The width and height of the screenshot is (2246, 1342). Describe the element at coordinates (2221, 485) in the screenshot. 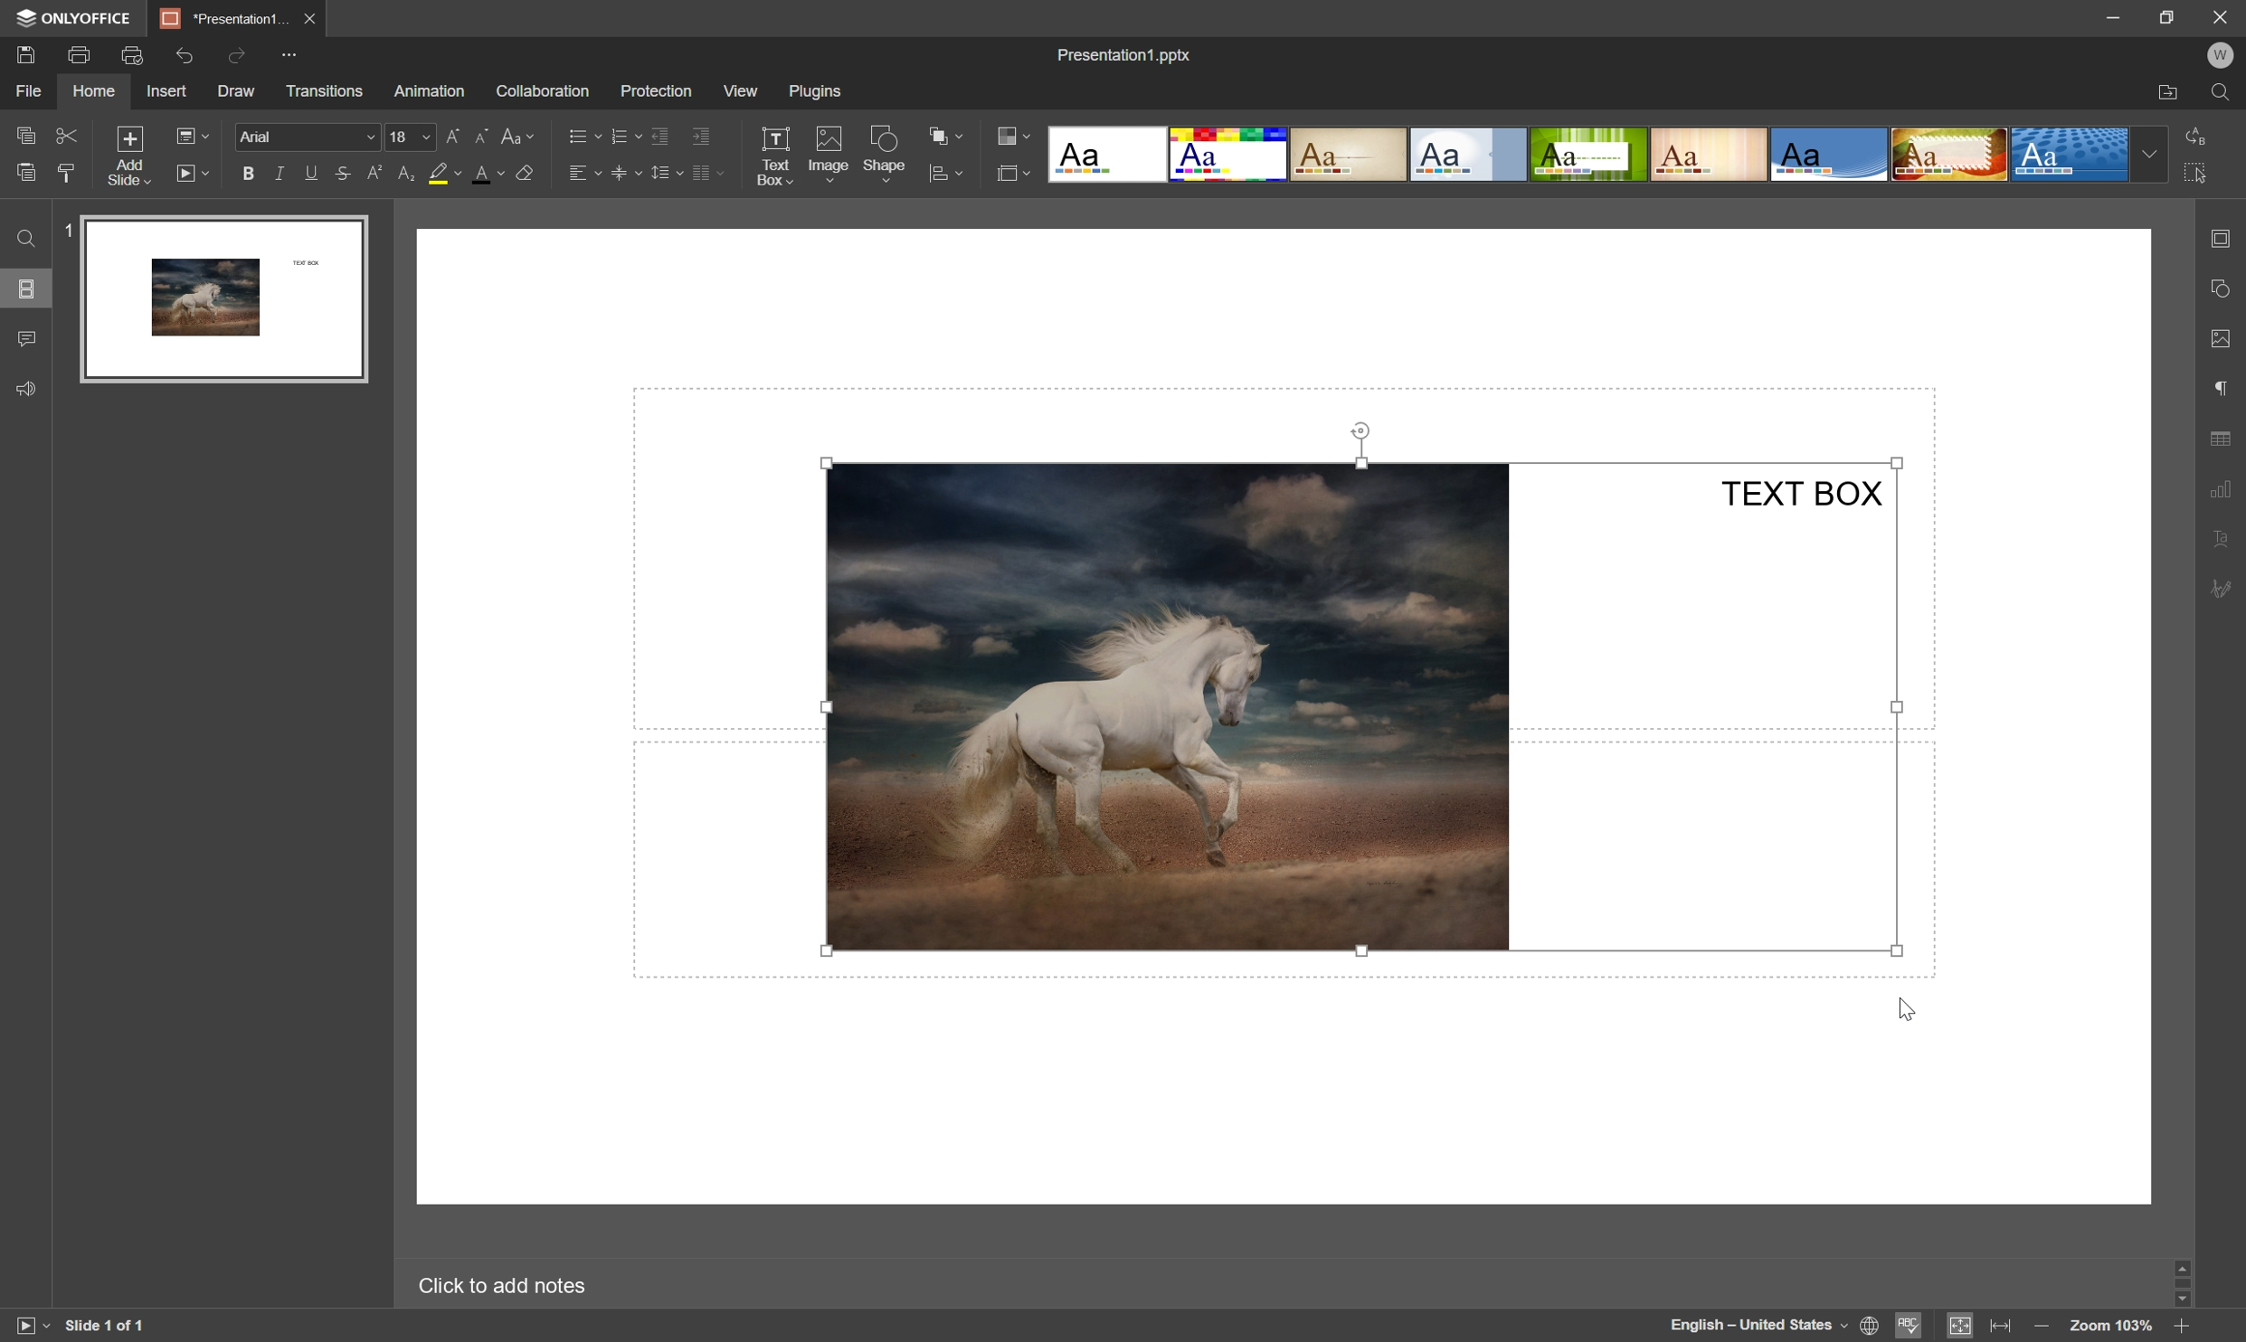

I see `chart settings` at that location.